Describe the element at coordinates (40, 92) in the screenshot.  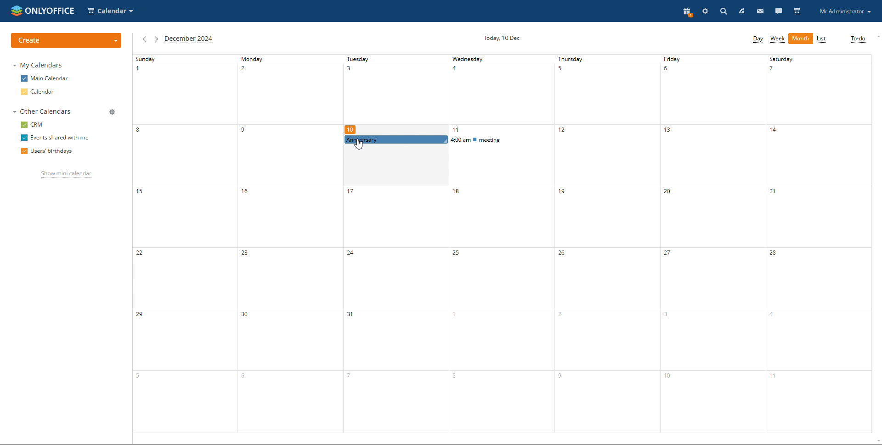
I see `calendar` at that location.